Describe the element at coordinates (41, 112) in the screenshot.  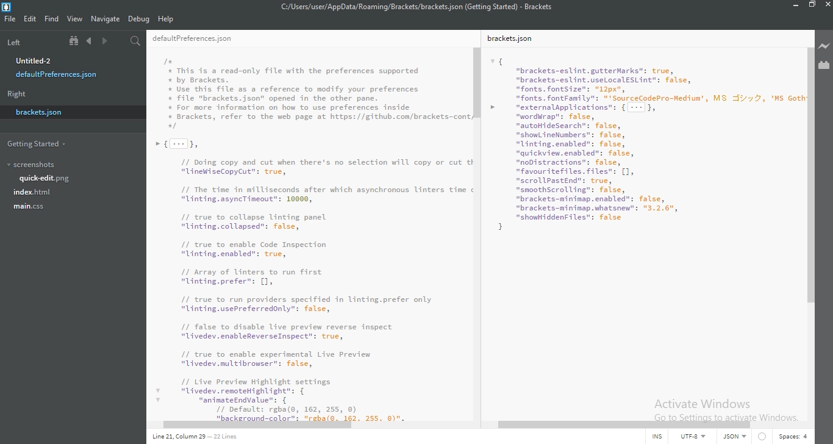
I see `brackets.json` at that location.